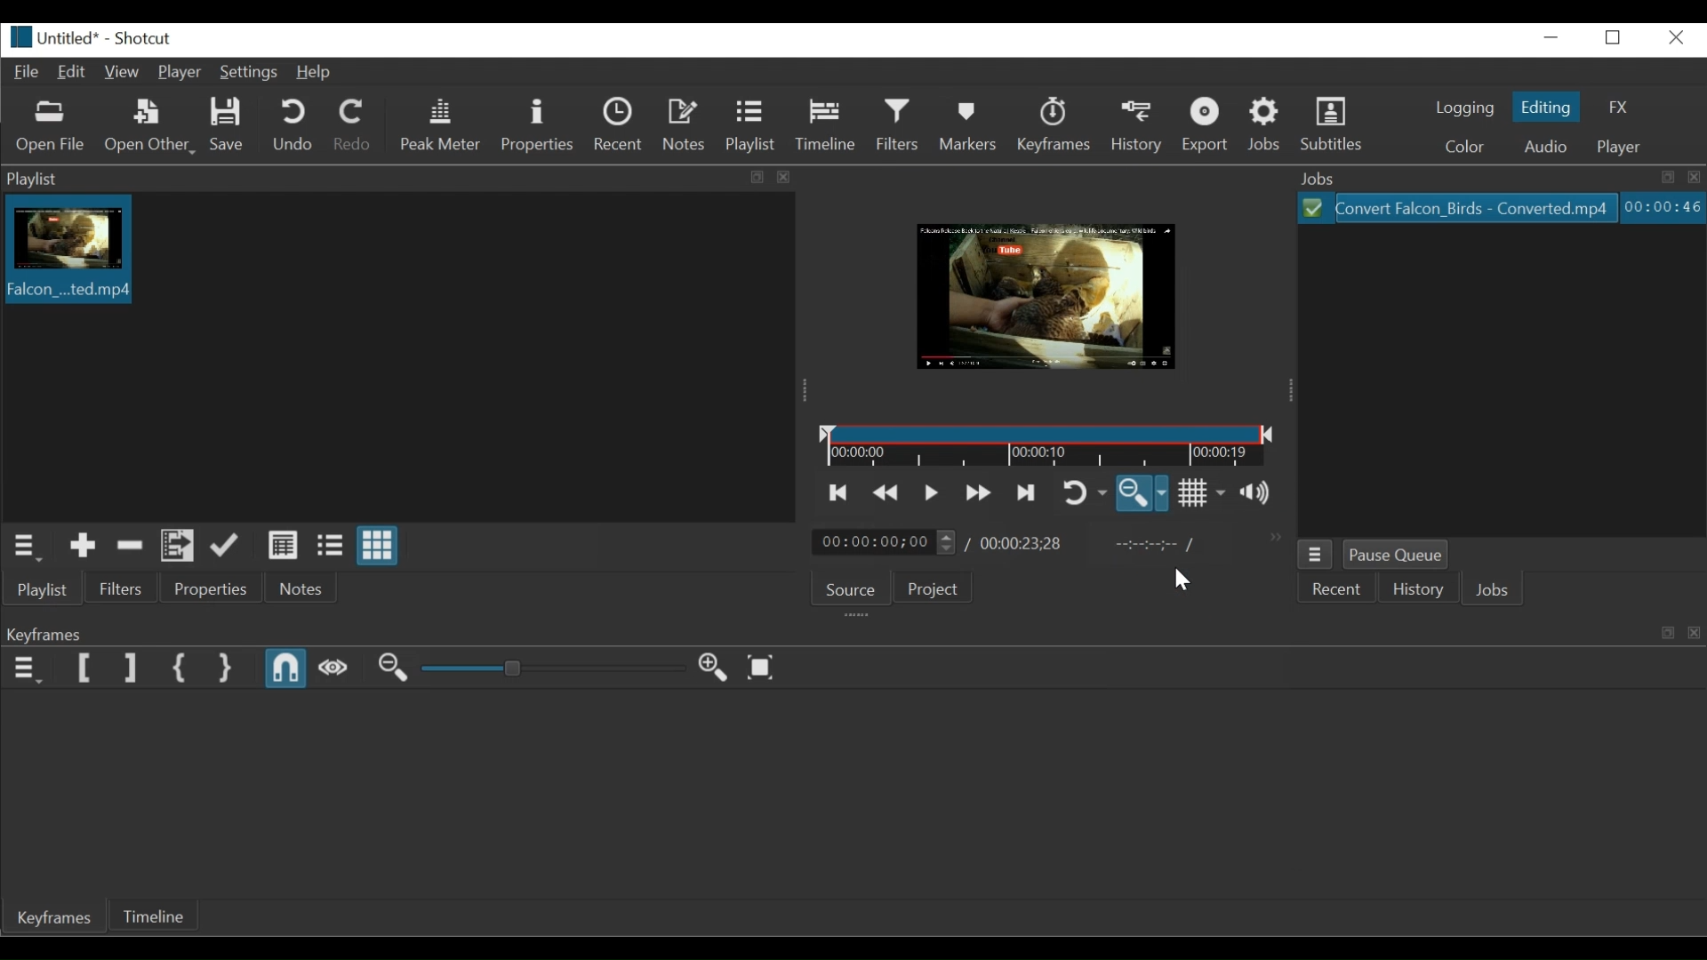  What do you see at coordinates (177, 547) in the screenshot?
I see `Add files to playlist` at bounding box center [177, 547].